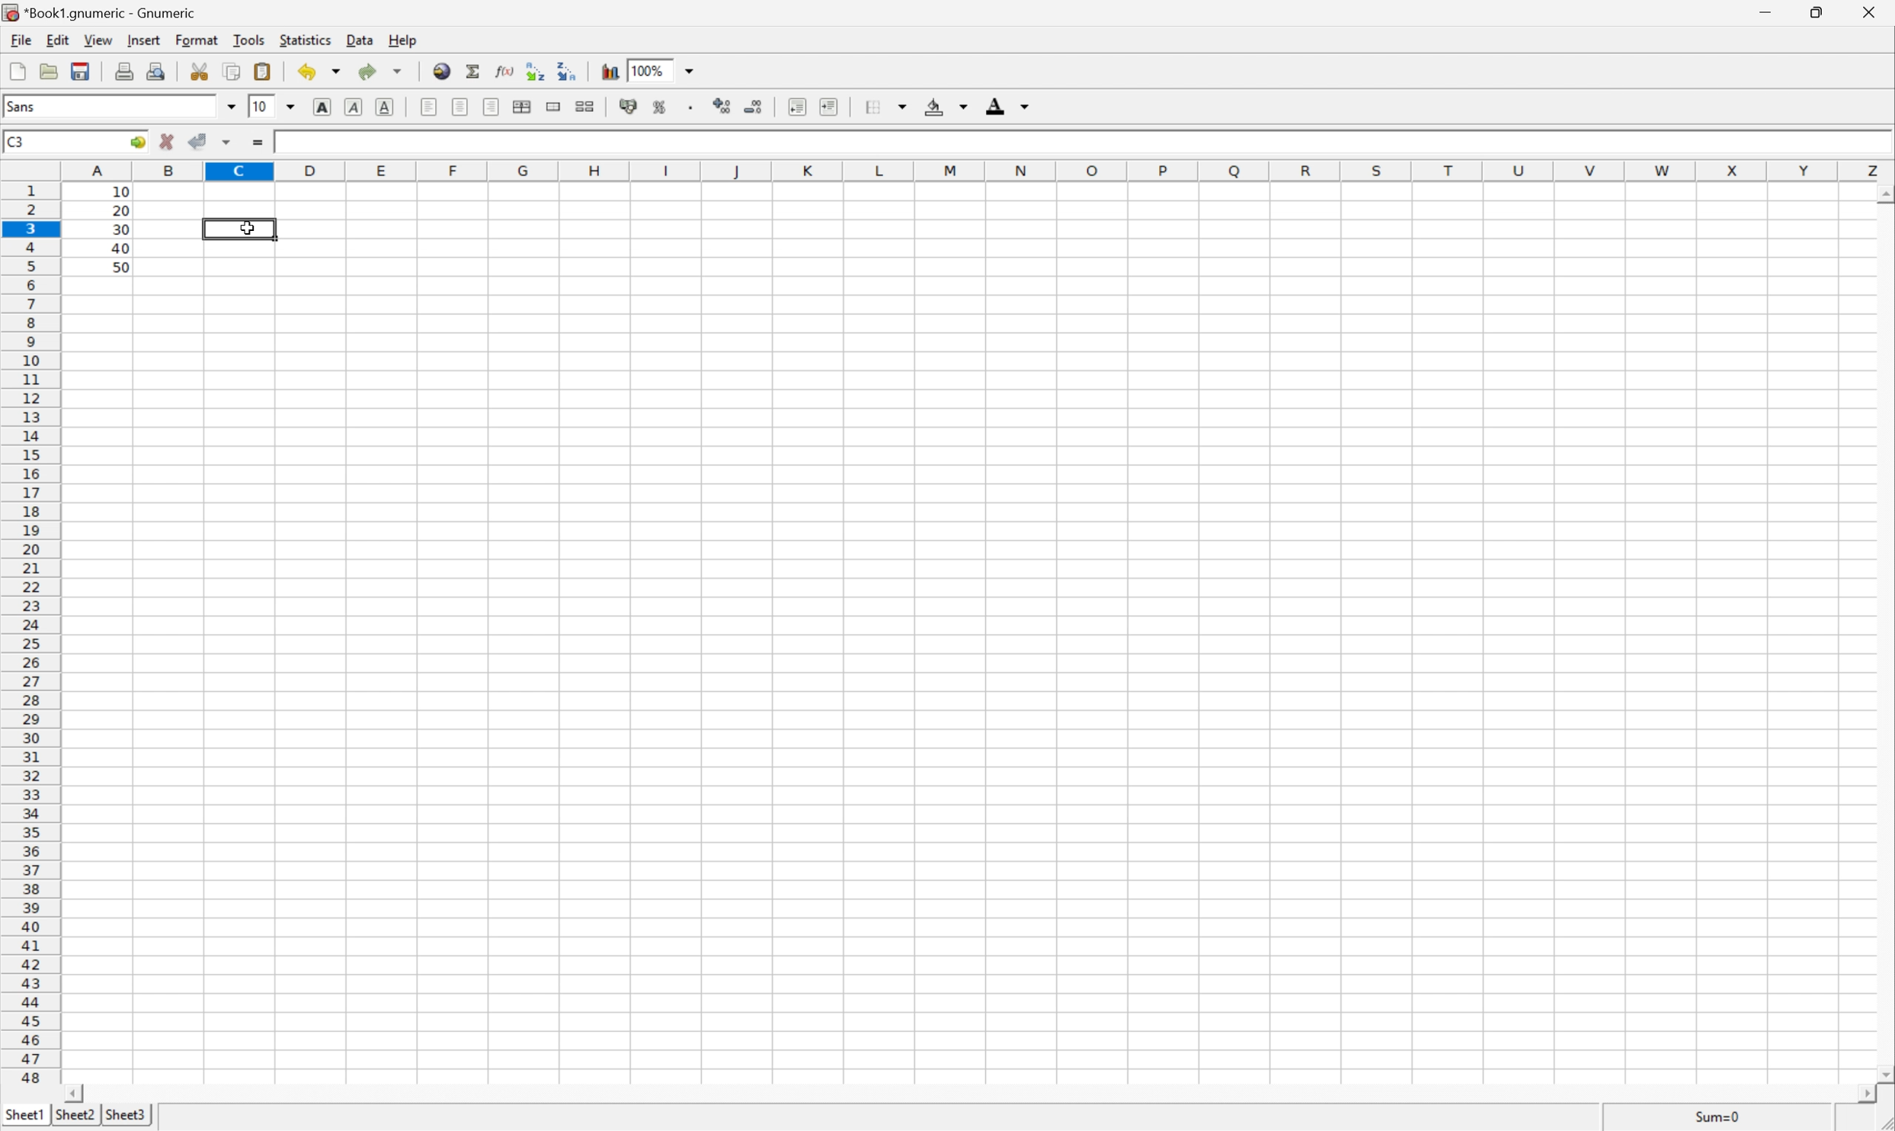 The height and width of the screenshot is (1131, 1895). I want to click on File, so click(21, 40).